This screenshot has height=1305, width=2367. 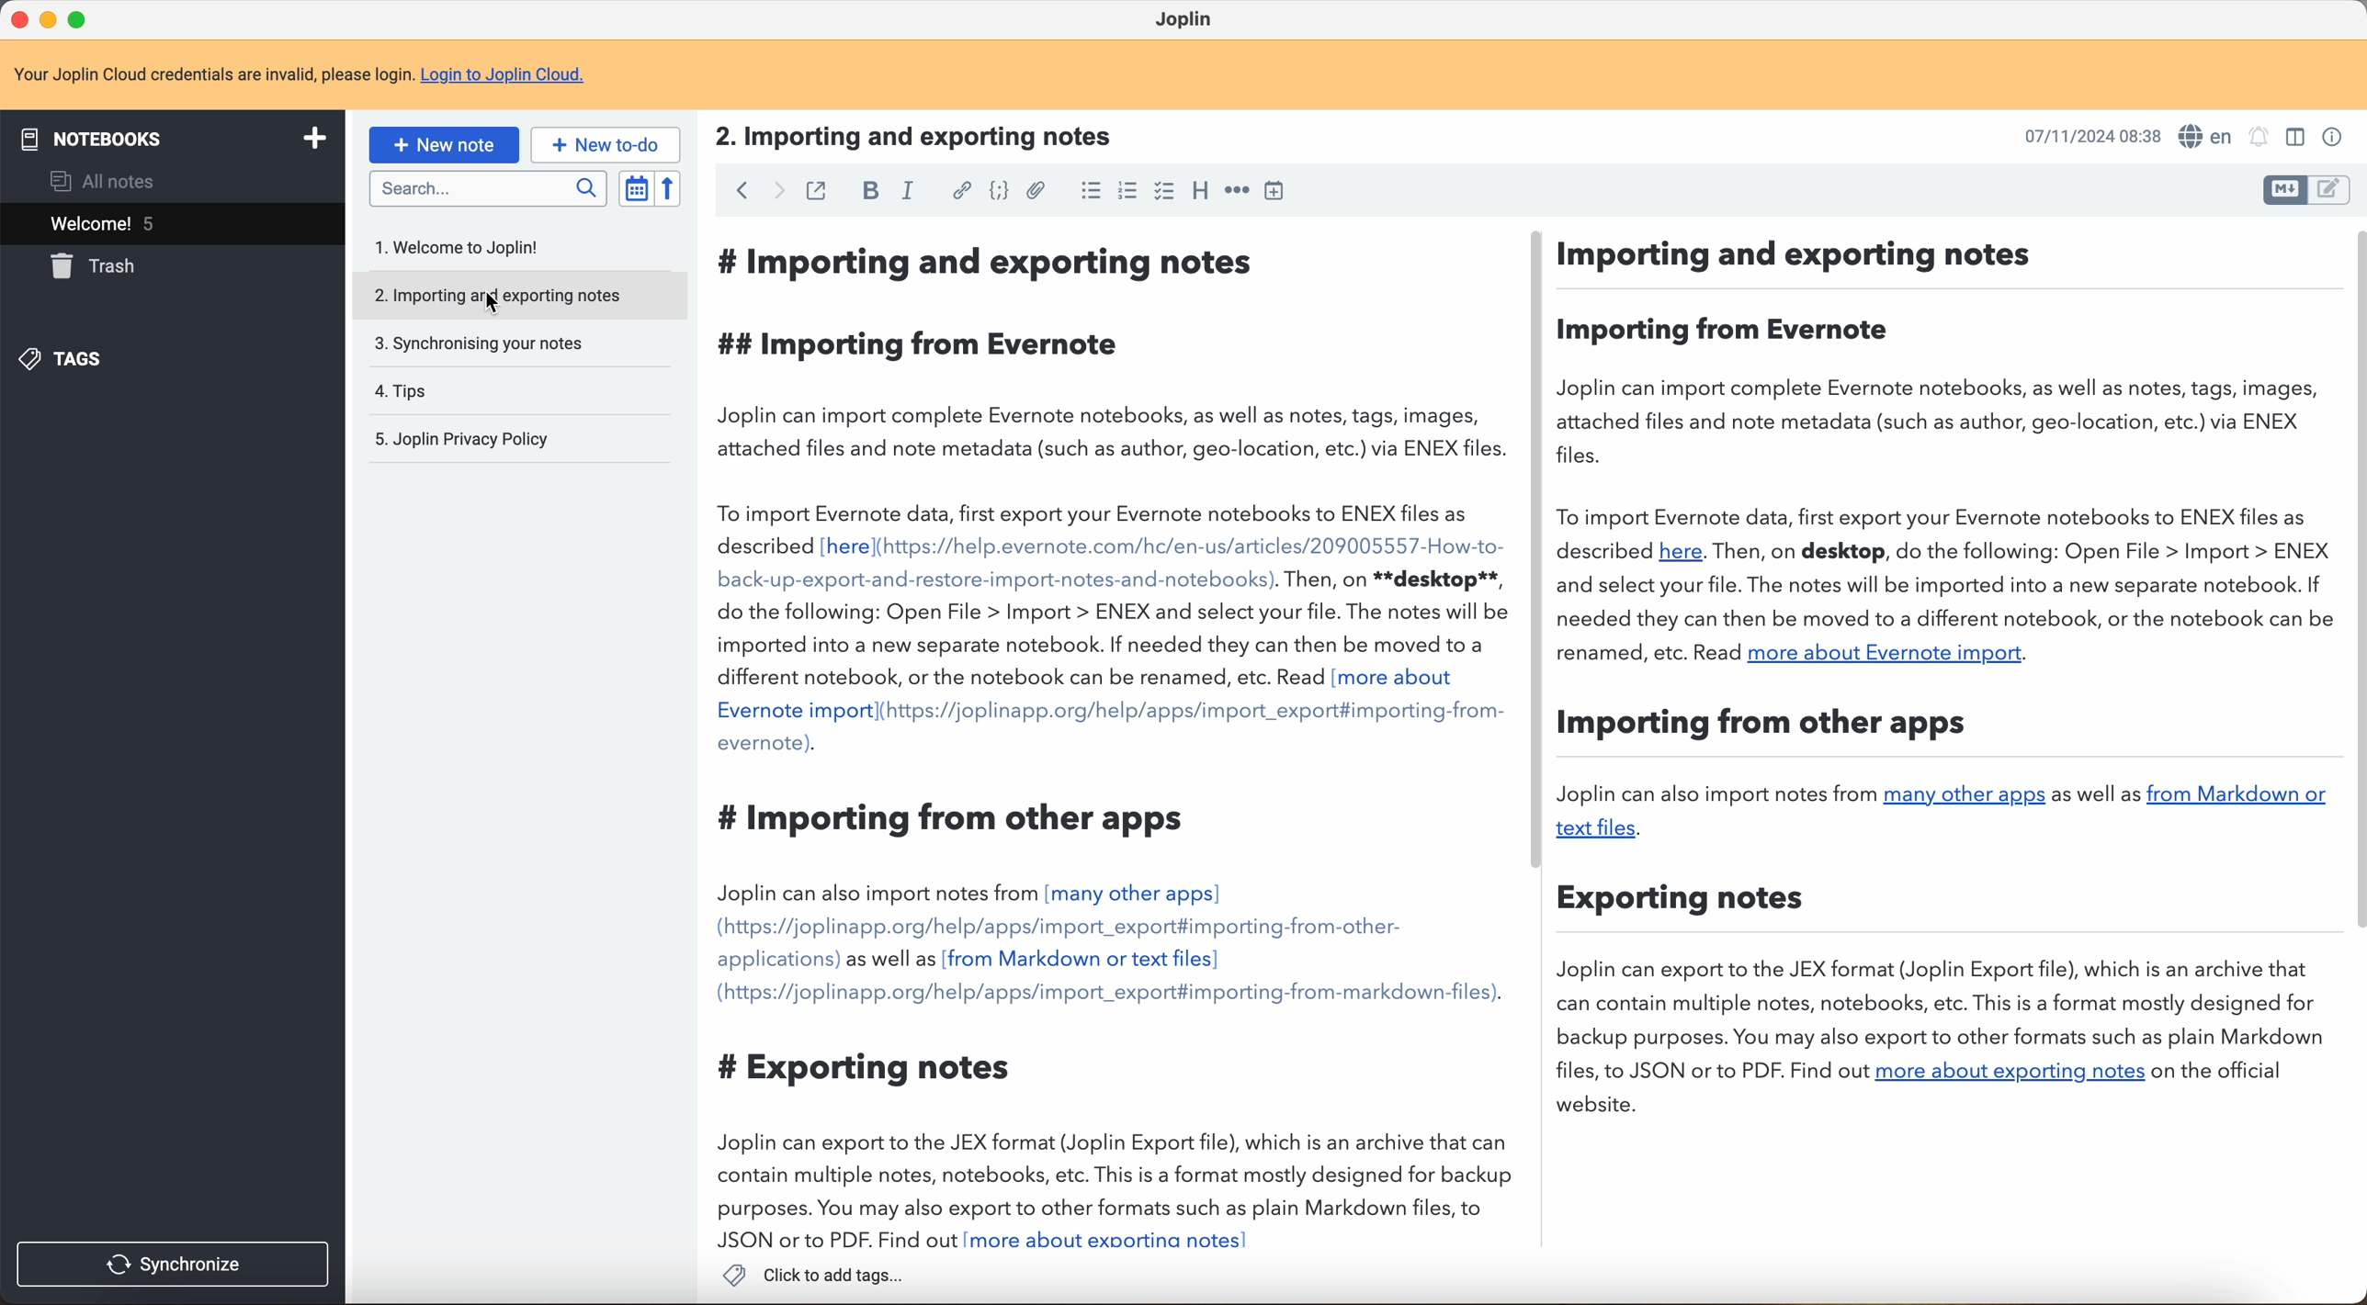 I want to click on new to-do, so click(x=608, y=144).